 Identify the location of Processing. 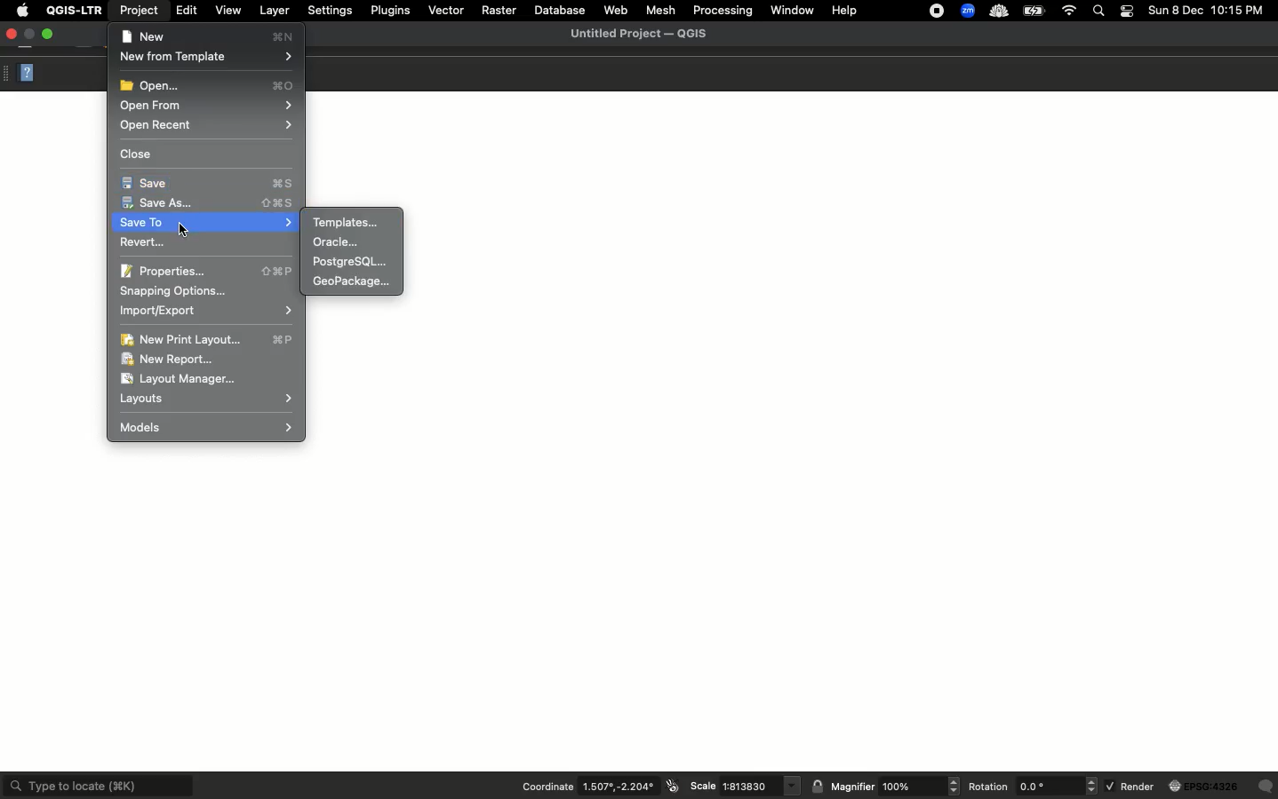
(723, 9).